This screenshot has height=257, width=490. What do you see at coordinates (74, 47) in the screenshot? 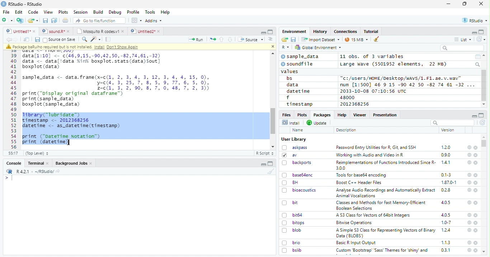
I see `package baRulho required but is not installed. Intall Don't show again.` at bounding box center [74, 47].